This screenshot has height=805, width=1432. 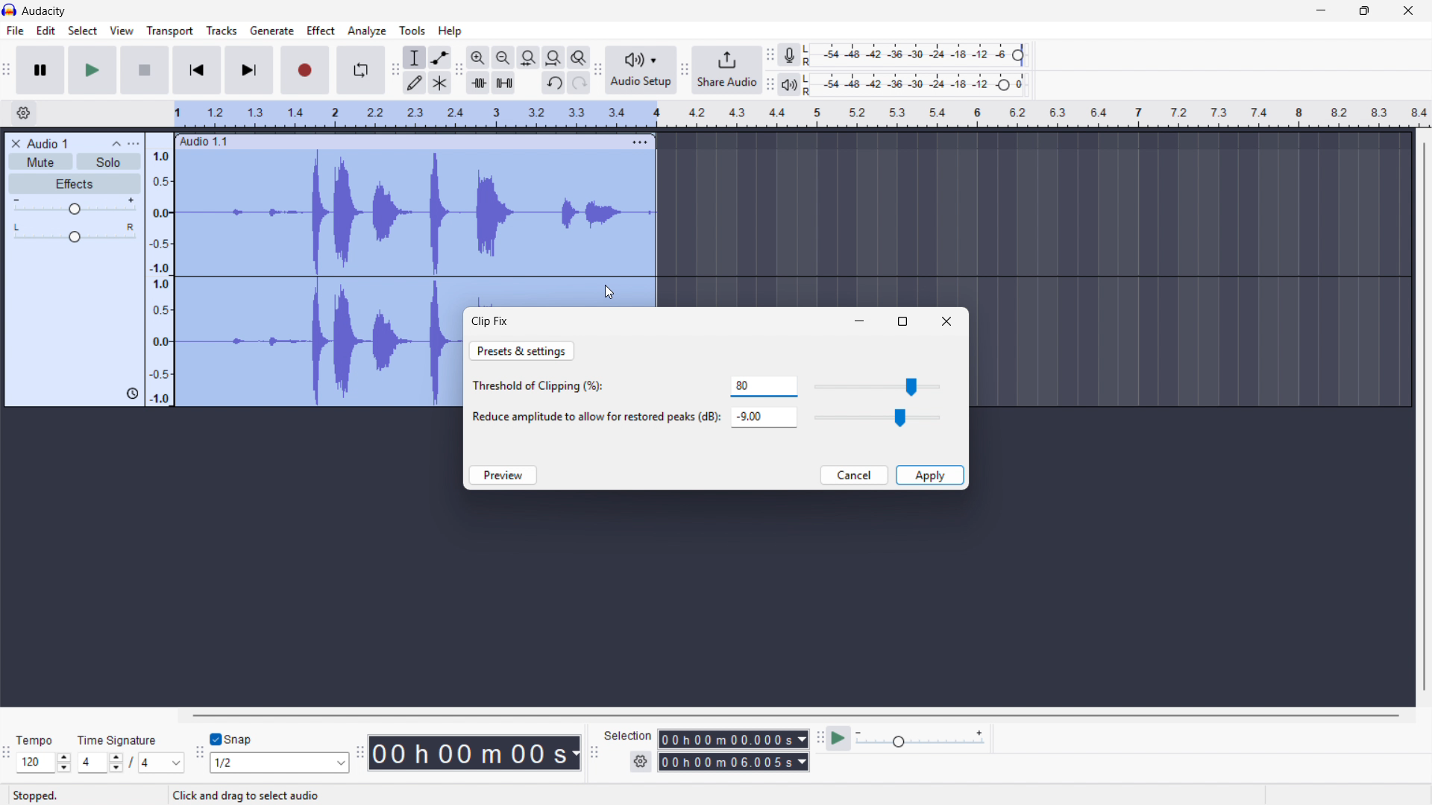 I want to click on toggle zoom, so click(x=579, y=57).